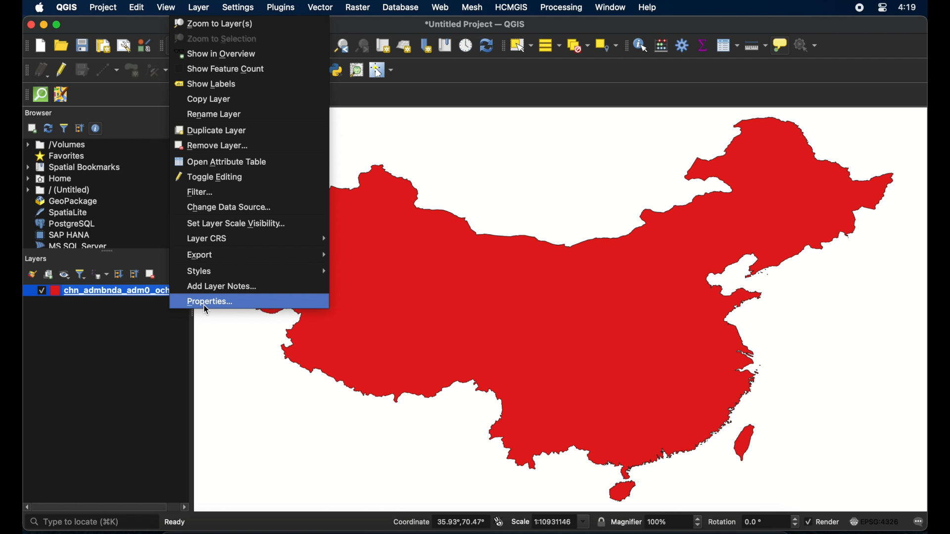 The width and height of the screenshot is (950, 534). Describe the element at coordinates (199, 8) in the screenshot. I see `layer` at that location.